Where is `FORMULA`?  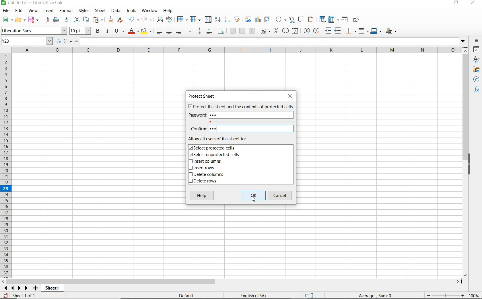
FORMULA is located at coordinates (376, 296).